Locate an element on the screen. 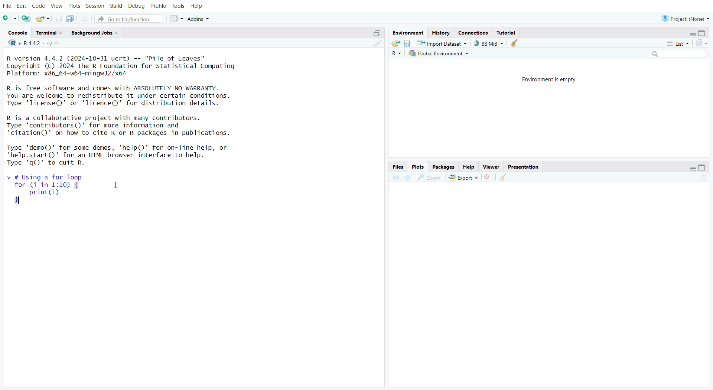 The image size is (713, 390). background jobs is located at coordinates (95, 32).